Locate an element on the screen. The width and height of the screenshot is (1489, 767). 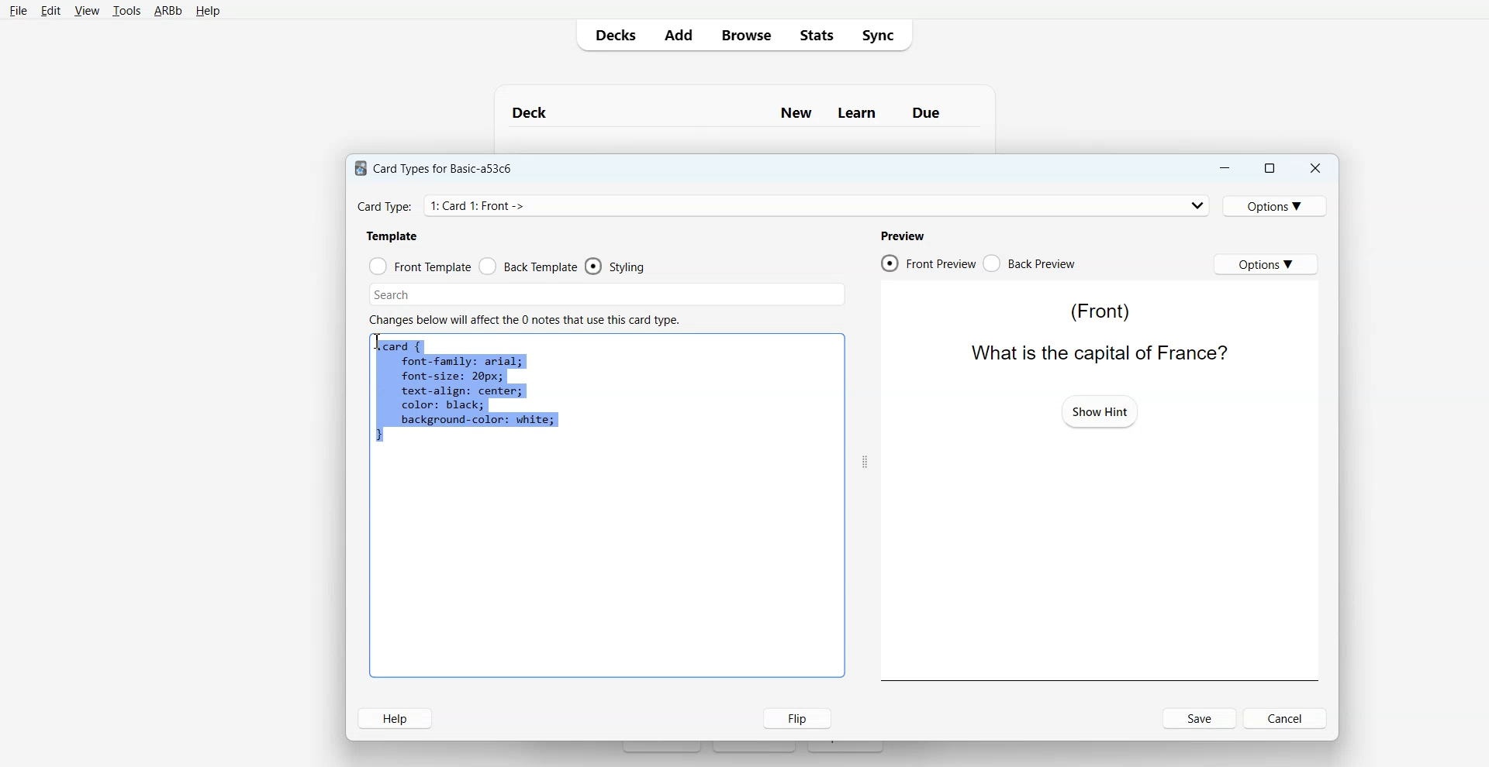
Cancel is located at coordinates (1287, 717).